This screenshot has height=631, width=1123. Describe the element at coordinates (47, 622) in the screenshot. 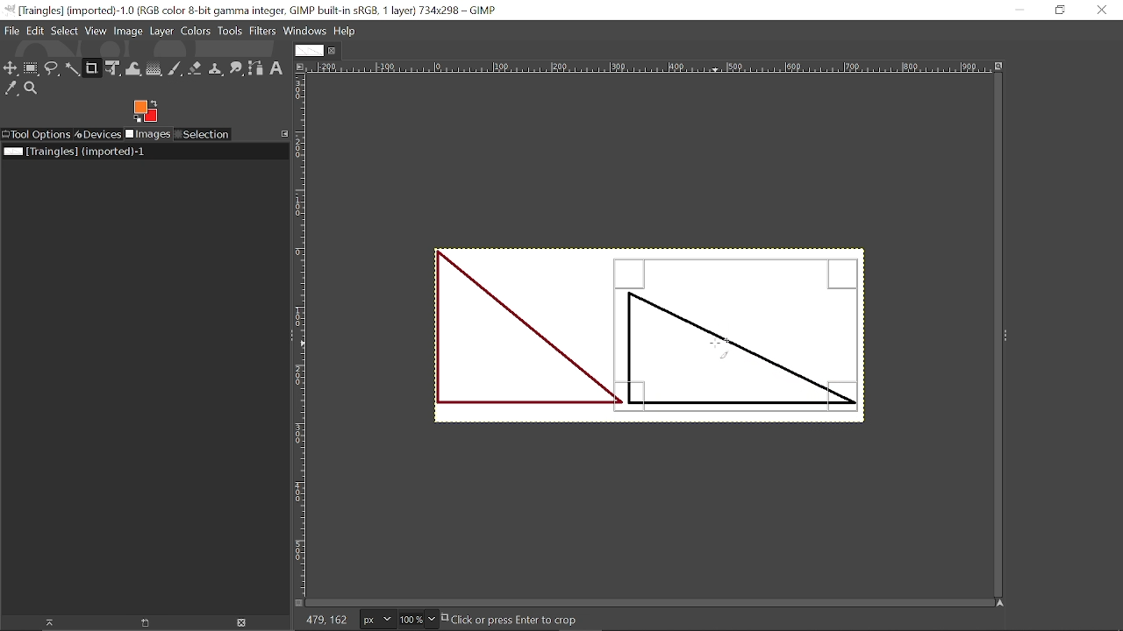

I see `Raise this image display` at that location.